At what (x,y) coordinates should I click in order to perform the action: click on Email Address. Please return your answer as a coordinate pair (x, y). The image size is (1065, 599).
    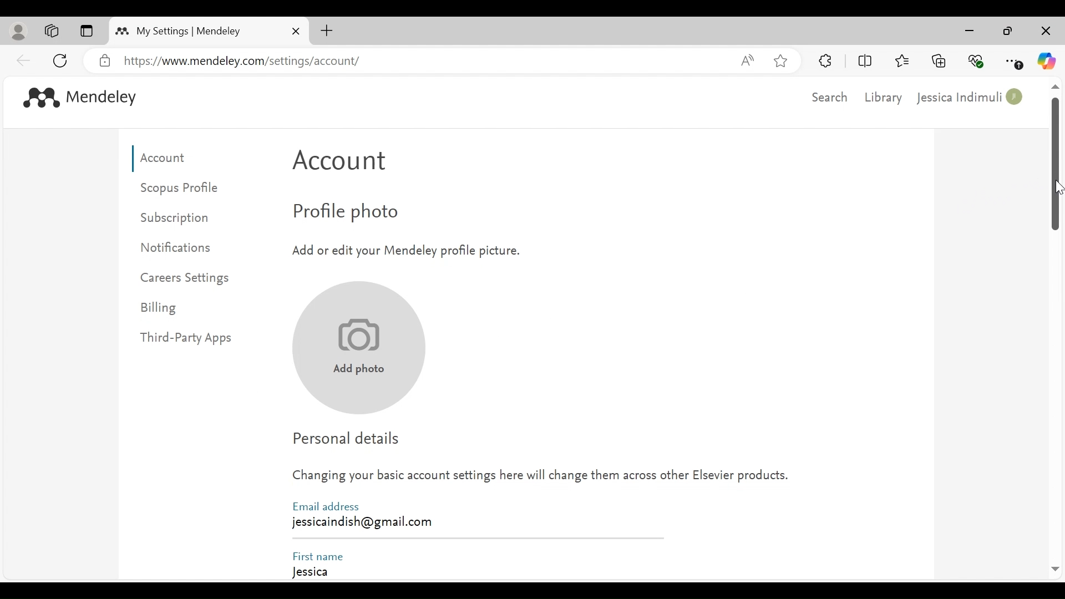
    Looking at the image, I should click on (329, 506).